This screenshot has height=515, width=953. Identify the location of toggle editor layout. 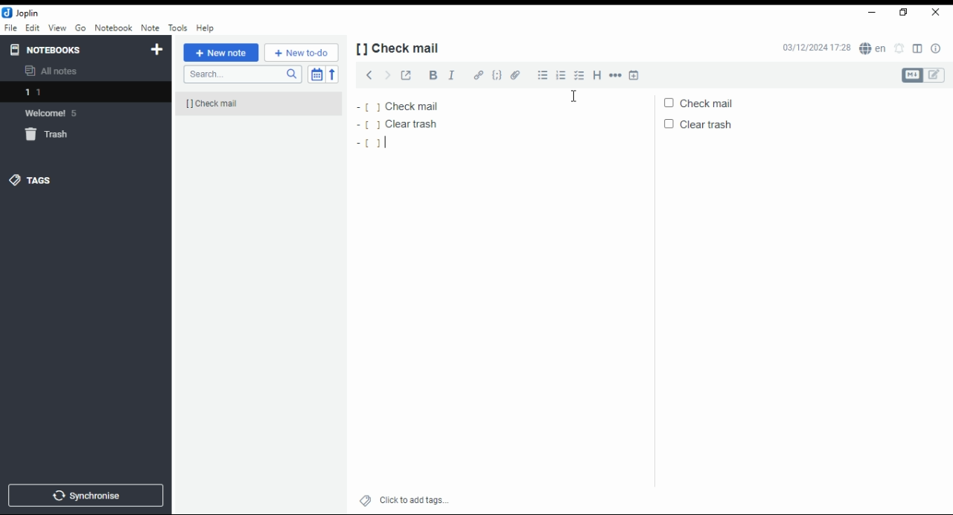
(918, 47).